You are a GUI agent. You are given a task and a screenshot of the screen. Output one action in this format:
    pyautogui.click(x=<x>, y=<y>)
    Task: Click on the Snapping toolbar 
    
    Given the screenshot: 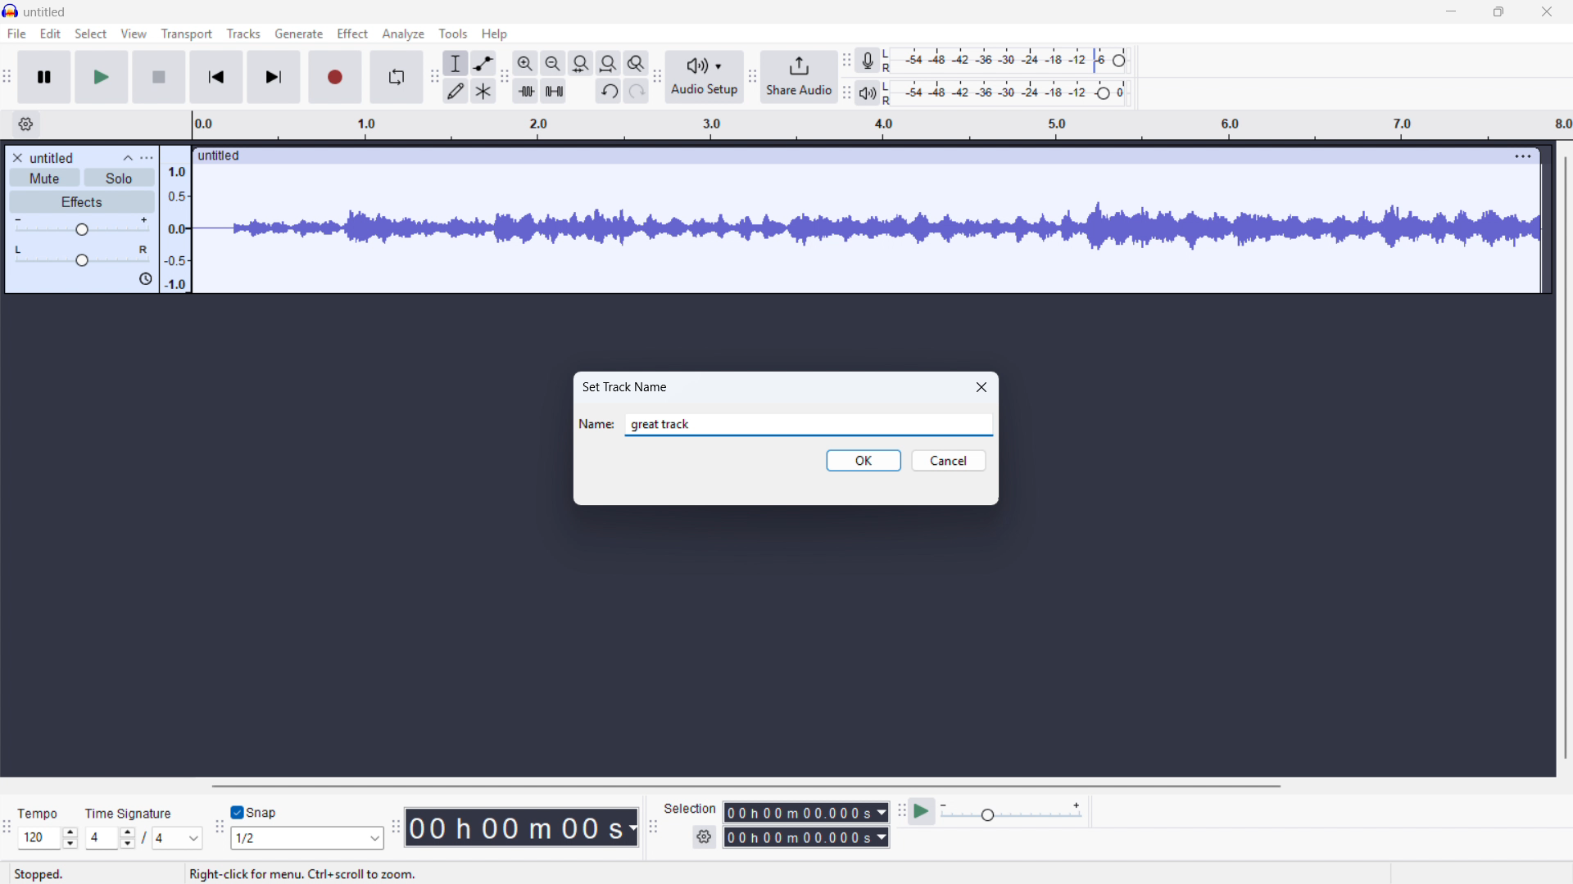 What is the action you would take?
    pyautogui.click(x=219, y=828)
    